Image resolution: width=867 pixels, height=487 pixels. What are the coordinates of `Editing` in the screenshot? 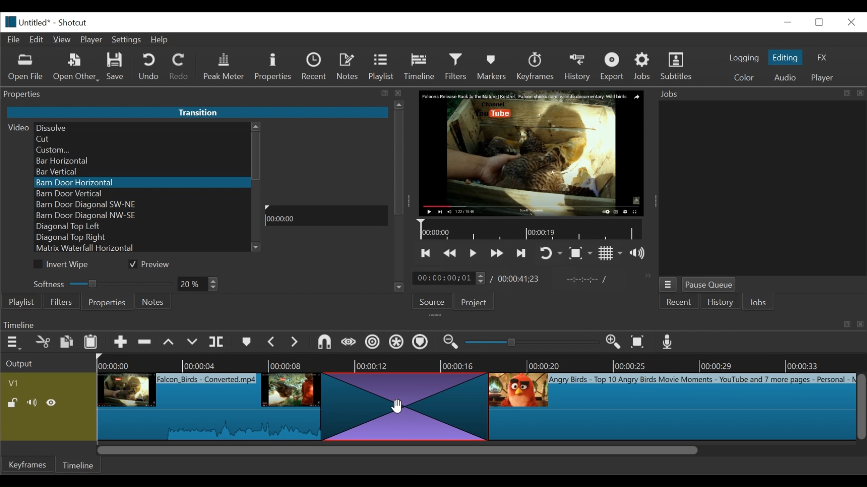 It's located at (786, 57).